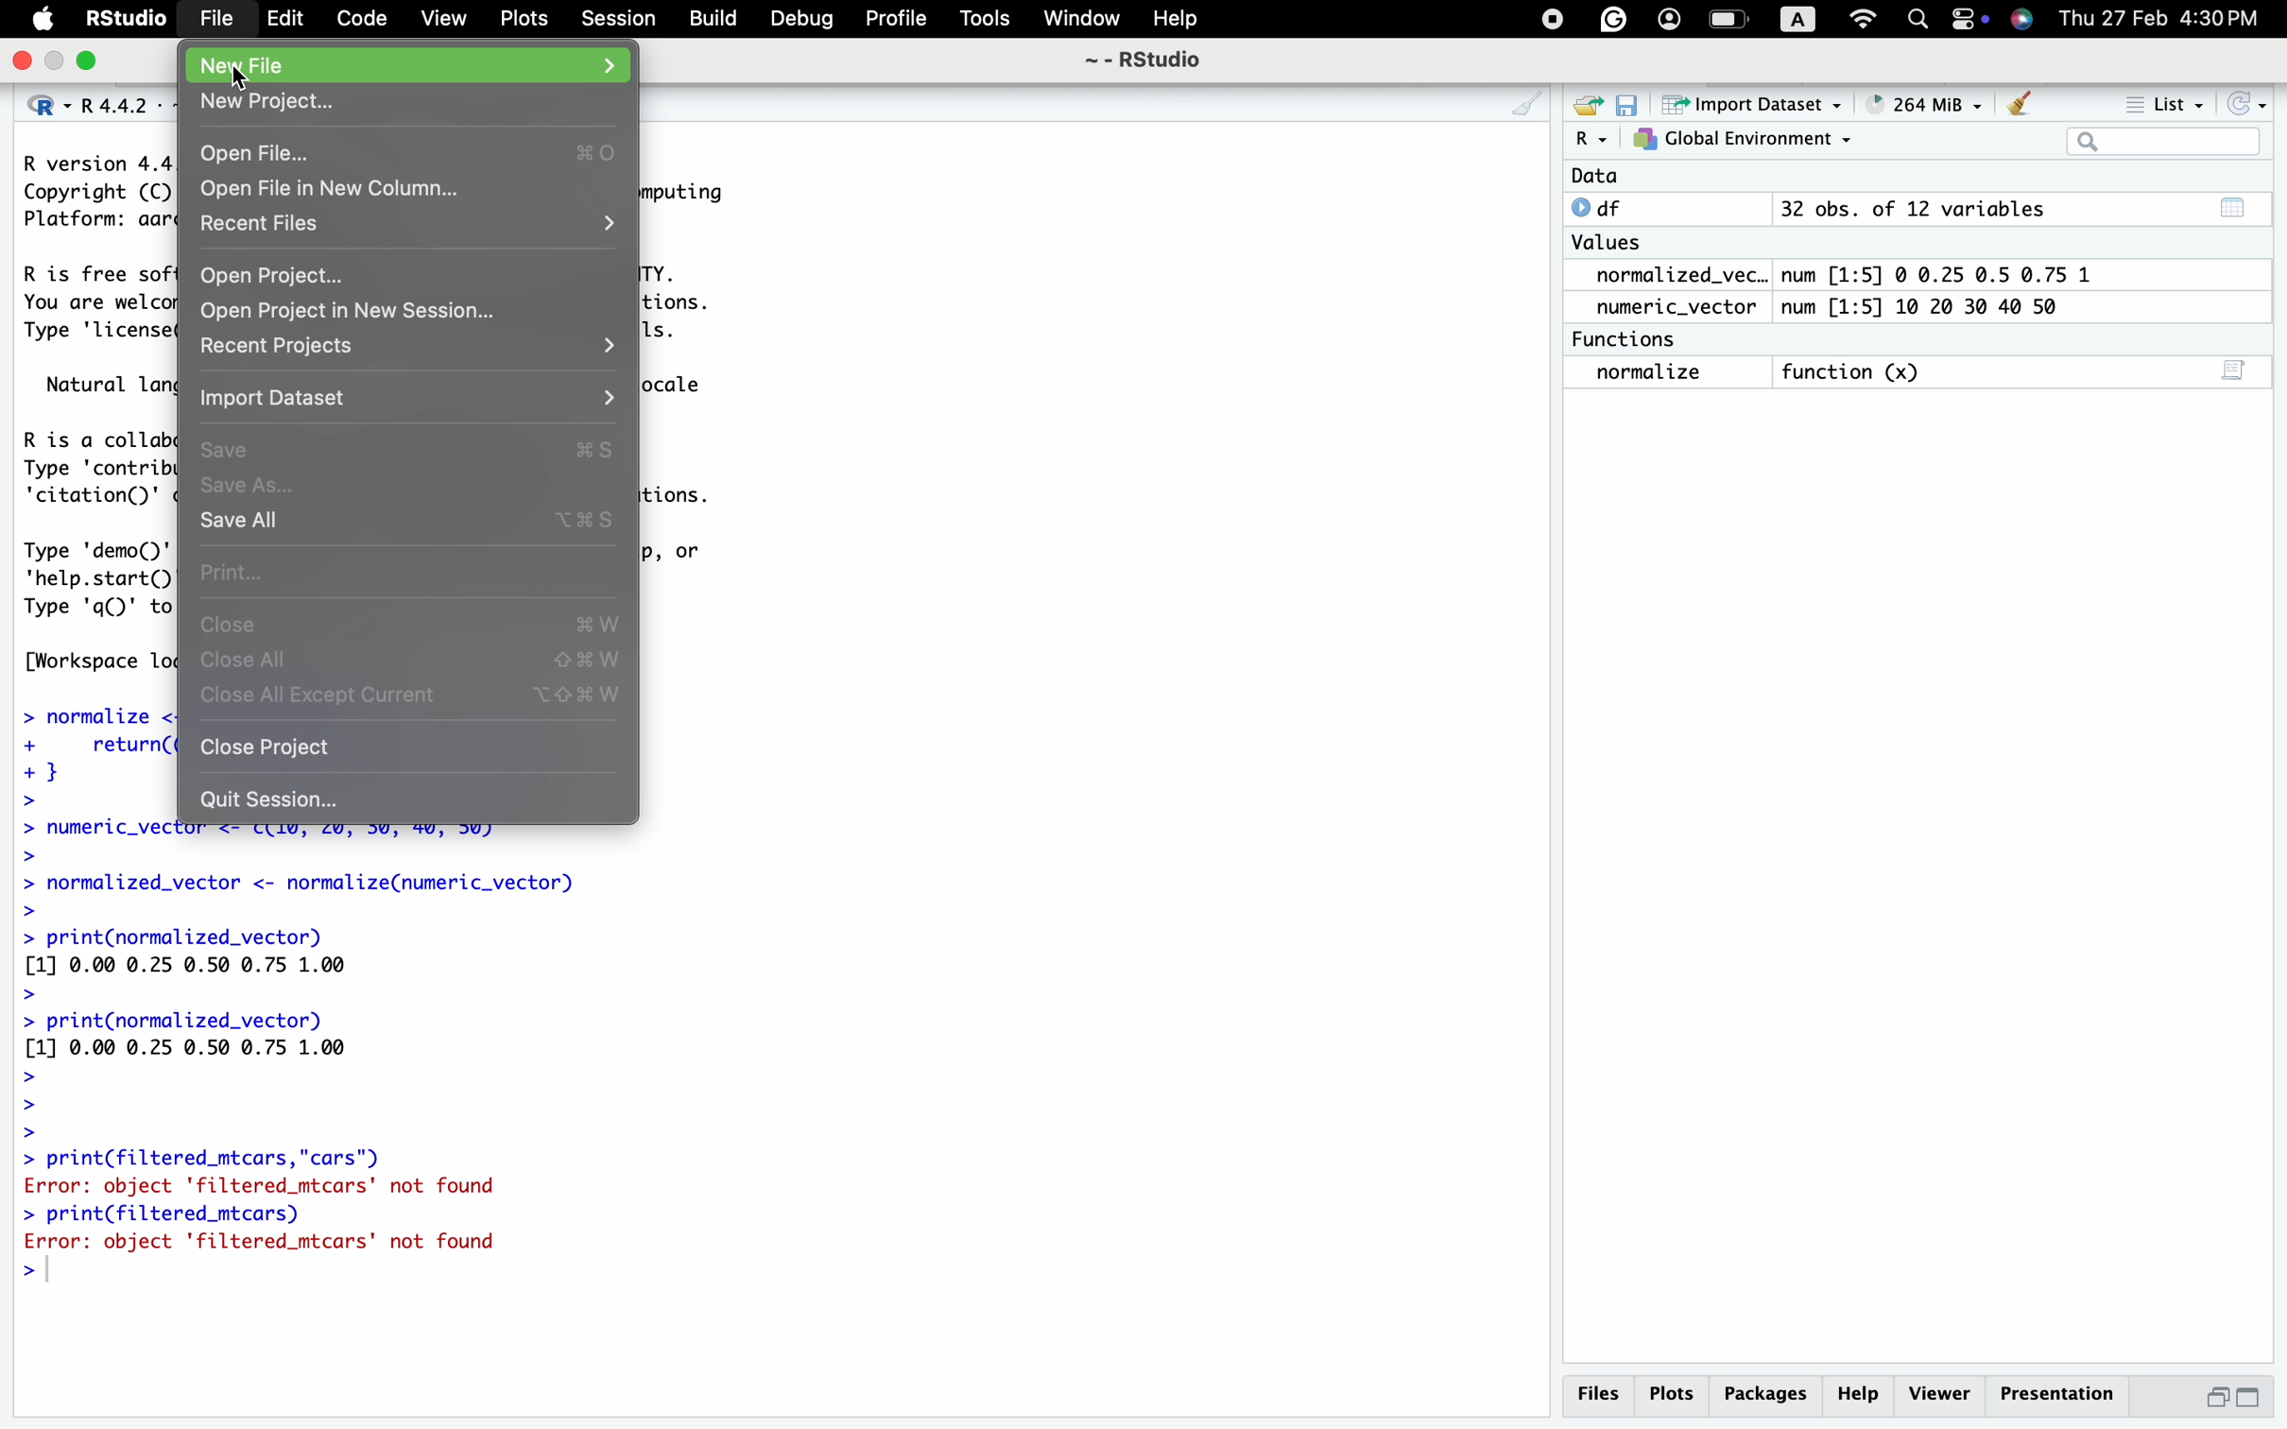 The image size is (2287, 1429). What do you see at coordinates (1589, 103) in the screenshot?
I see `load workspace` at bounding box center [1589, 103].